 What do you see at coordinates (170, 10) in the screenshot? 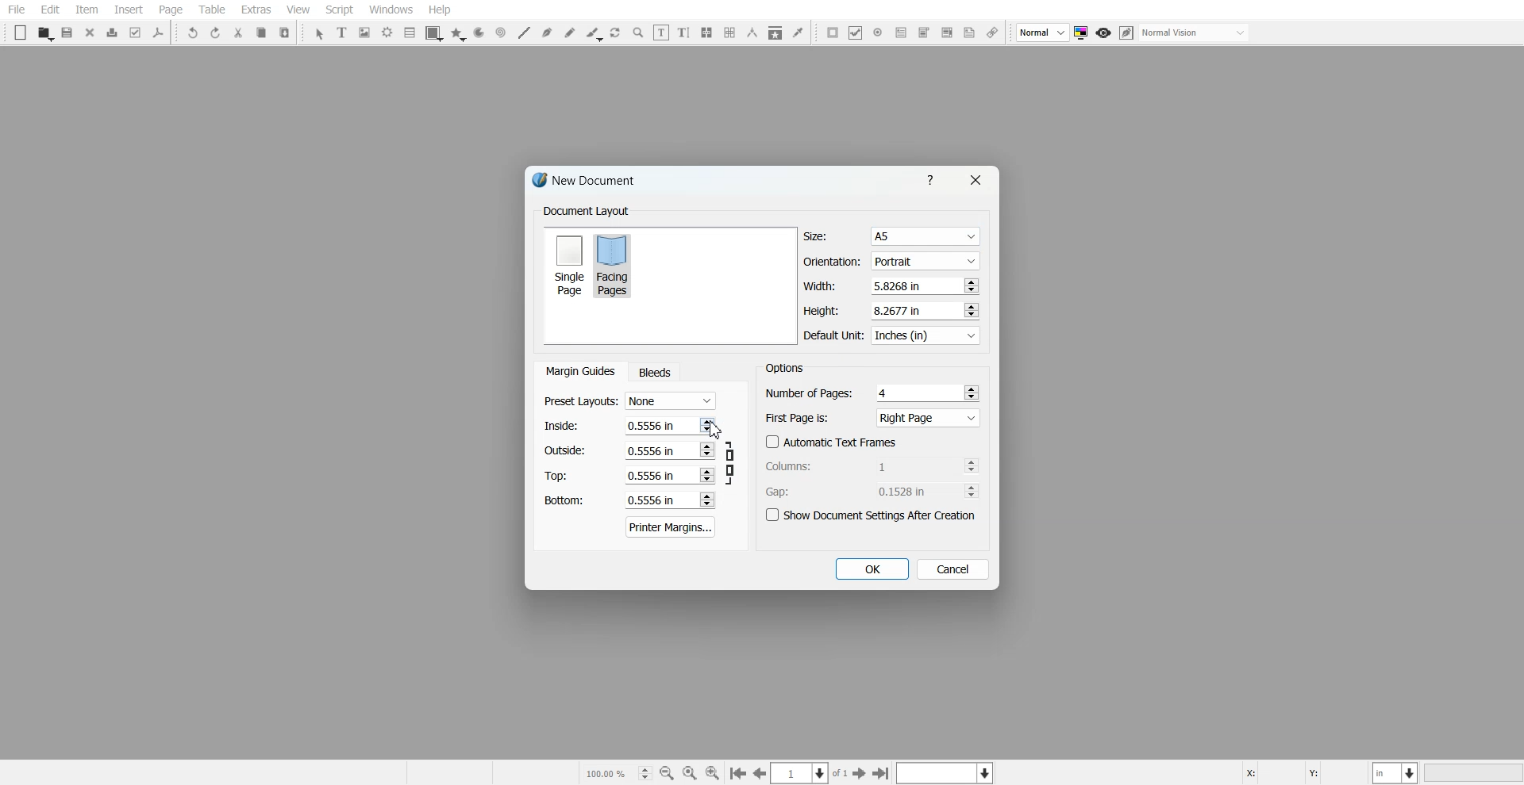
I see `Page` at bounding box center [170, 10].